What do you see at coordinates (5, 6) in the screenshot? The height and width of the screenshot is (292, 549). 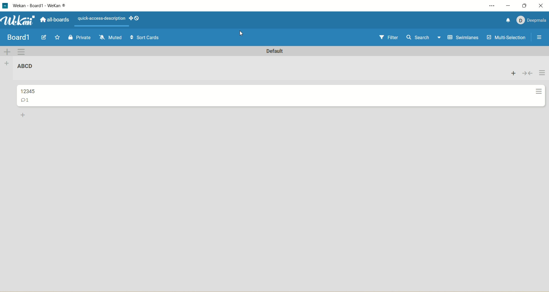 I see `logo` at bounding box center [5, 6].